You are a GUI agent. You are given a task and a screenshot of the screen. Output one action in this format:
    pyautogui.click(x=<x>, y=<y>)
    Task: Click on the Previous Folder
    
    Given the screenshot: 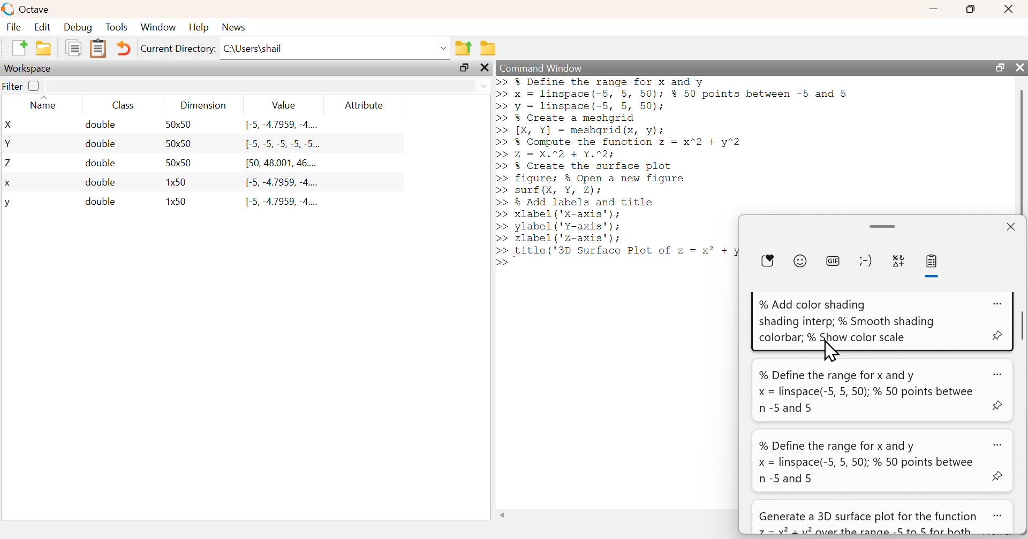 What is the action you would take?
    pyautogui.click(x=463, y=49)
    